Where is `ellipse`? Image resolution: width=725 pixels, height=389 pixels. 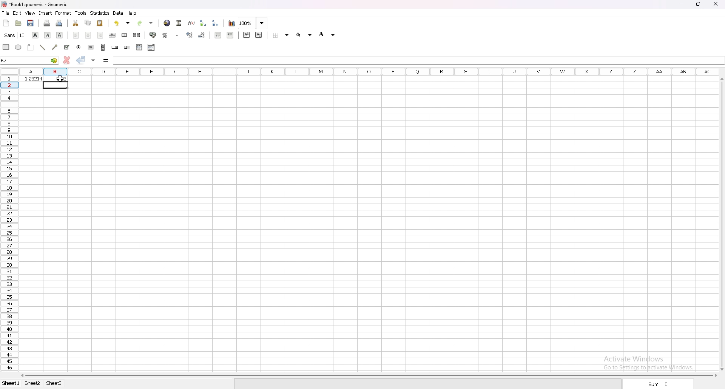 ellipse is located at coordinates (18, 47).